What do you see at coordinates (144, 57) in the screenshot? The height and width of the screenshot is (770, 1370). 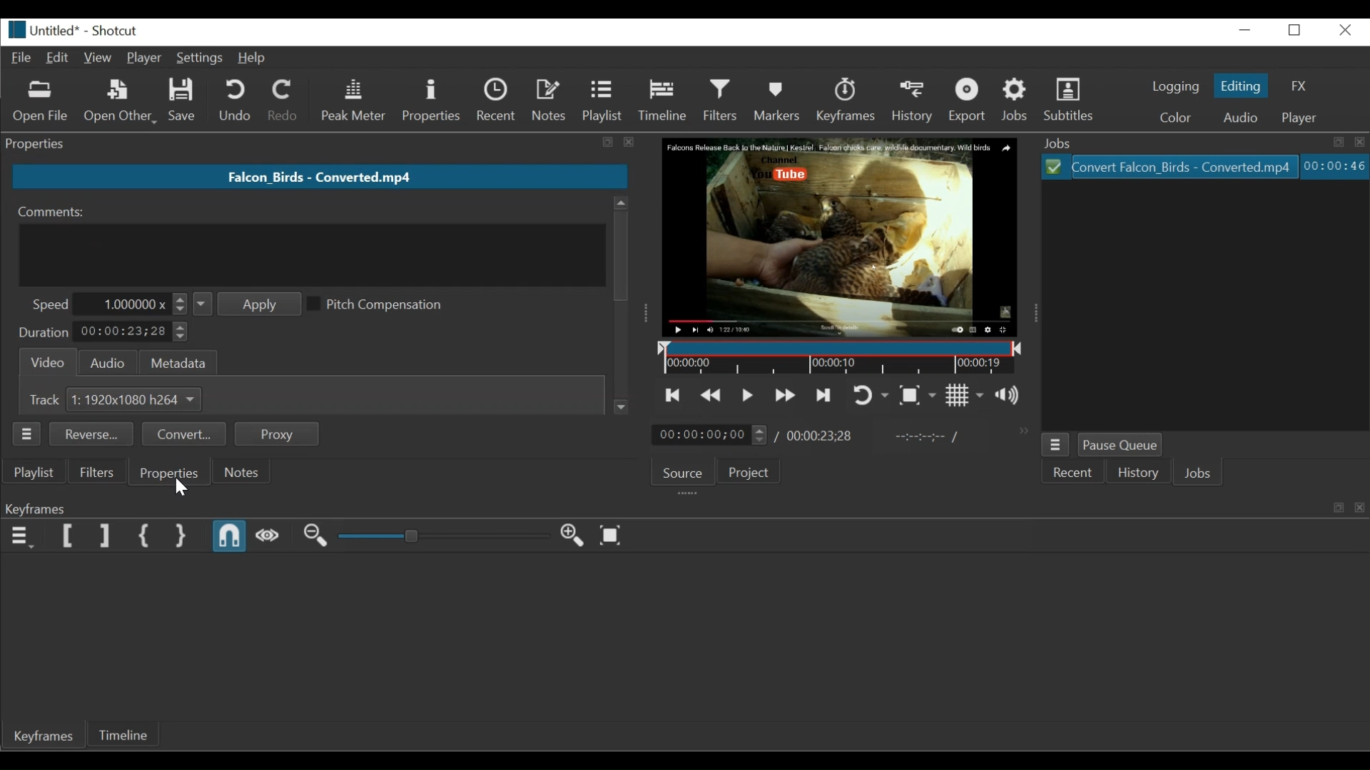 I see `Player` at bounding box center [144, 57].